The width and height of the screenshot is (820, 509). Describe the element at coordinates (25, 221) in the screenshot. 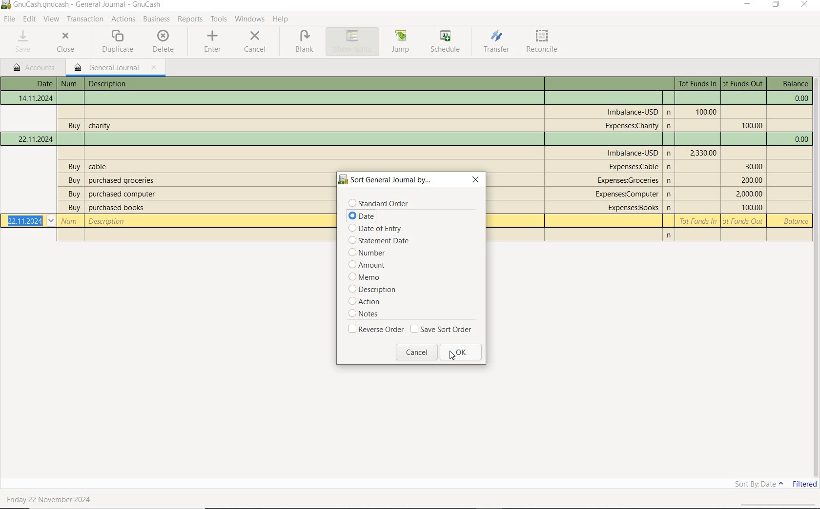

I see `Date` at that location.